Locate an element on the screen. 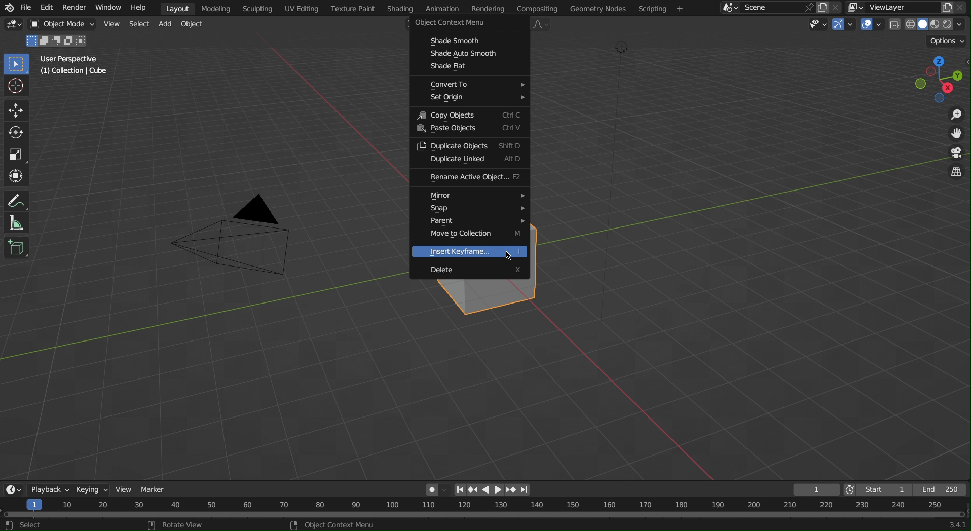 The width and height of the screenshot is (971, 531). Measure is located at coordinates (17, 223).